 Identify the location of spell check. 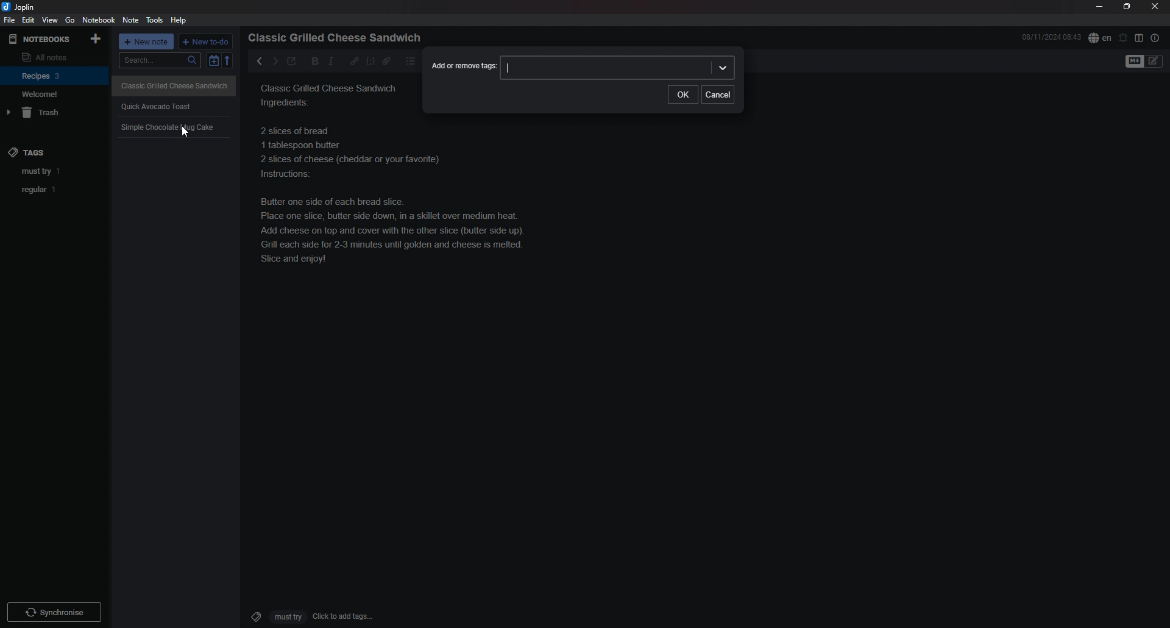
(1100, 37).